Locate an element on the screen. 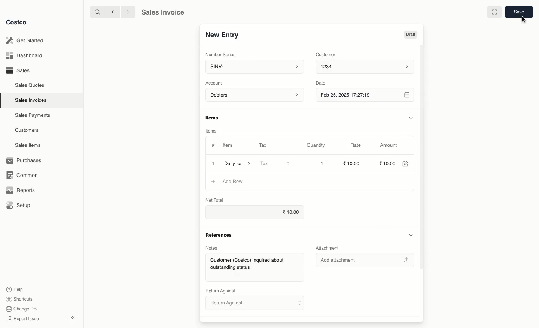 Image resolution: width=539 pixels, height=328 pixels. Retum Against  is located at coordinates (255, 304).